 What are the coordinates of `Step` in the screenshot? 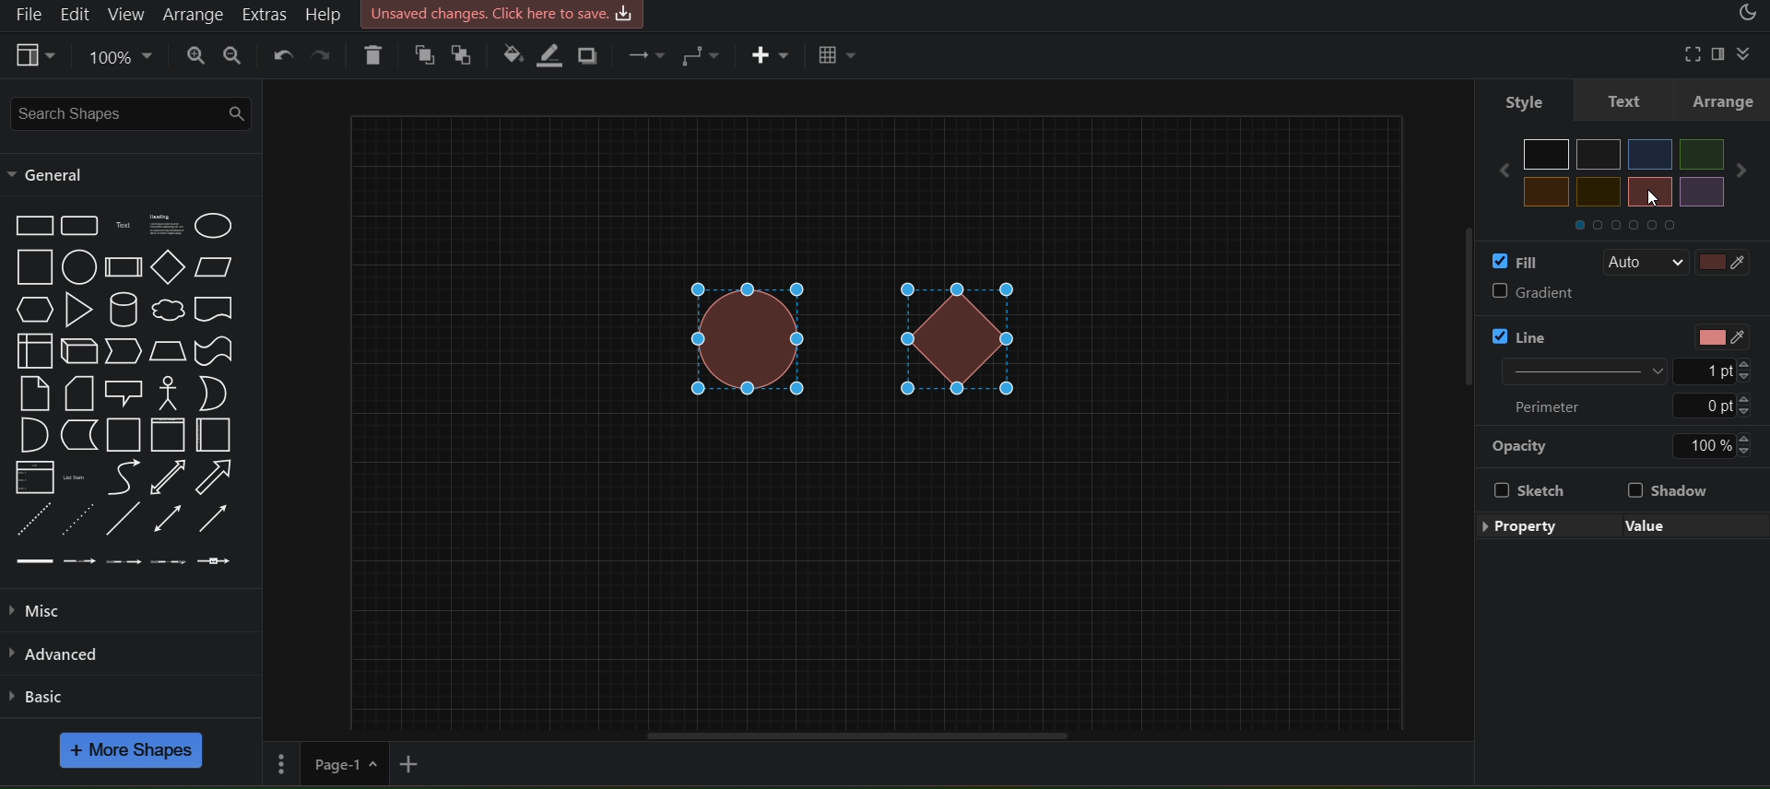 It's located at (124, 349).